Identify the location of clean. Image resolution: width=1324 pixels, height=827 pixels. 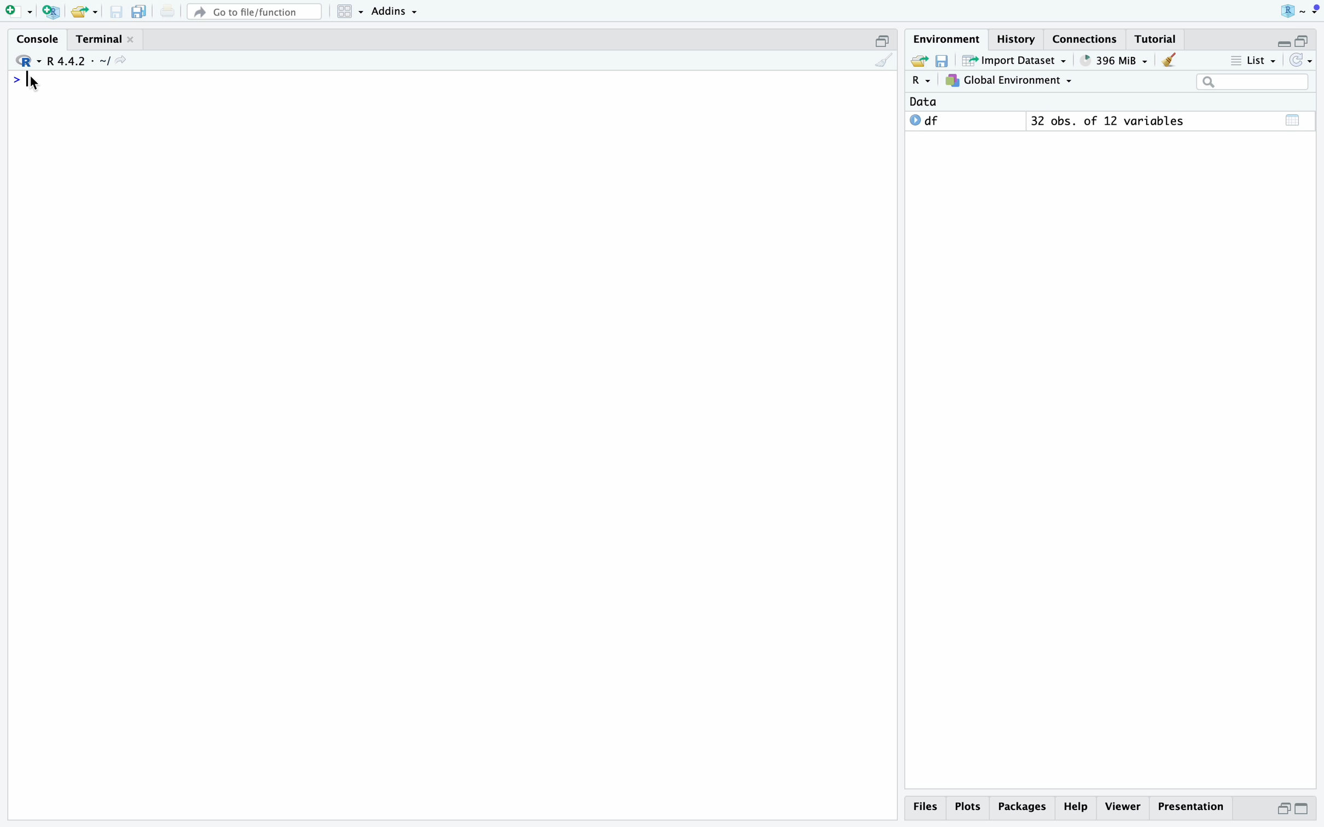
(1168, 60).